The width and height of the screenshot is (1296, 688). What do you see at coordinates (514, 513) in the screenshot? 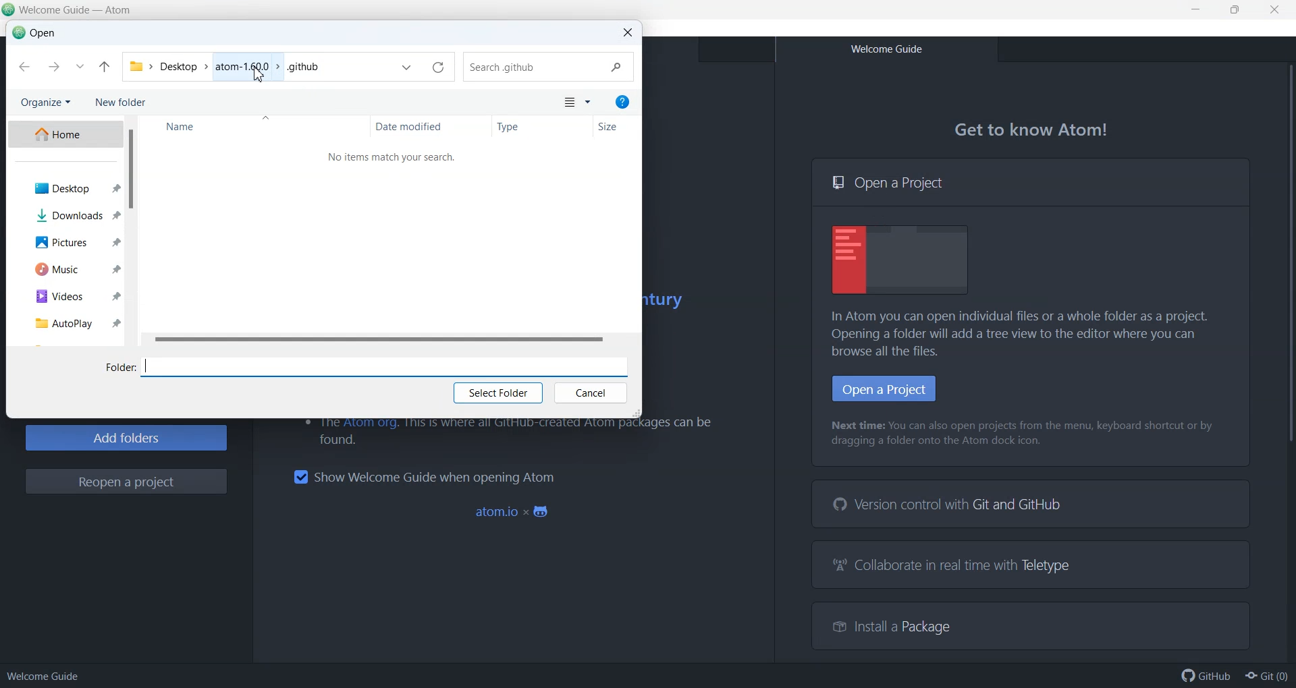
I see `atom.io` at bounding box center [514, 513].